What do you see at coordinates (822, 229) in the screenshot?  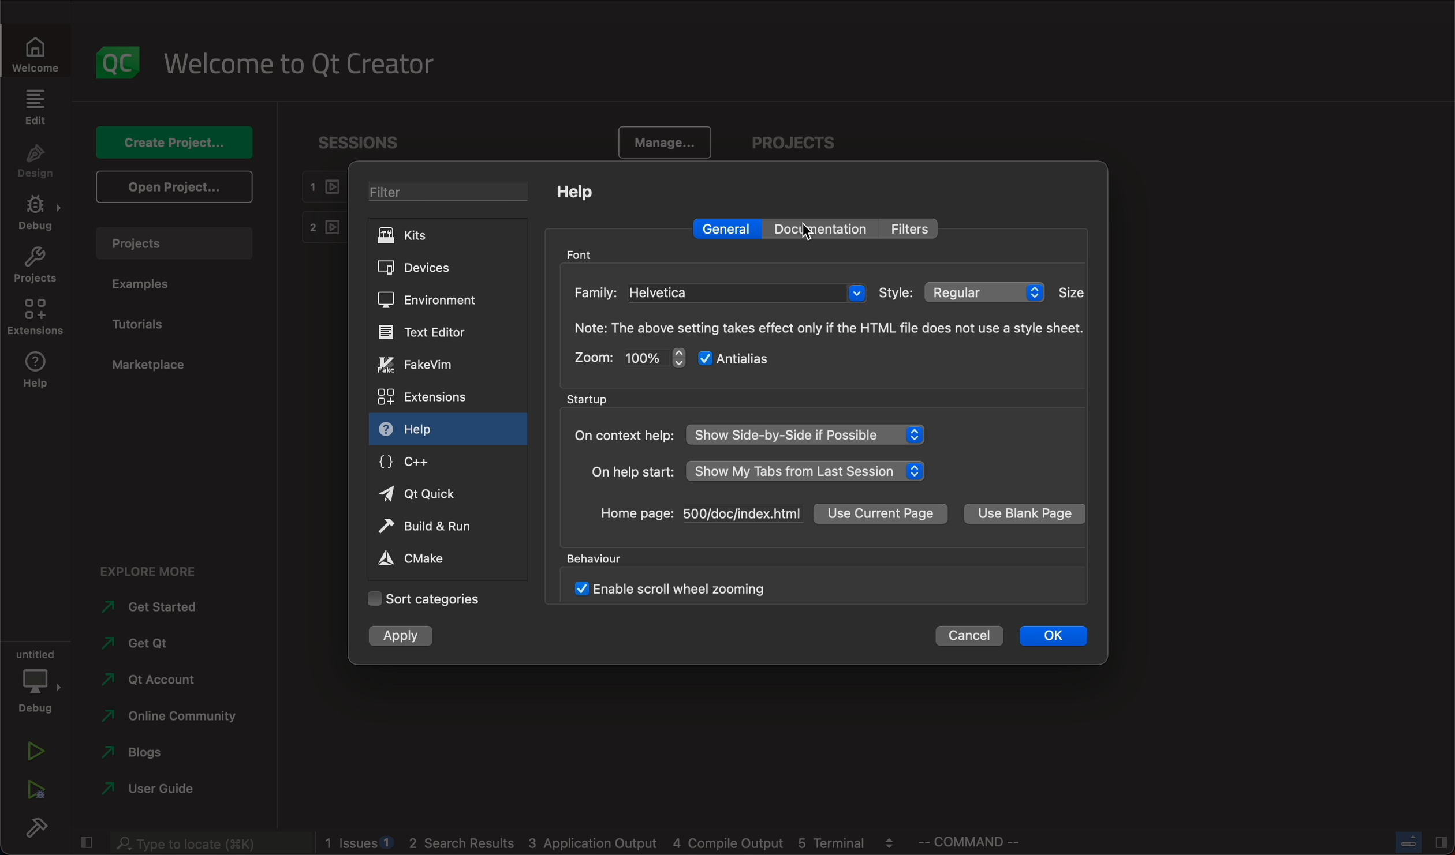 I see `documentation` at bounding box center [822, 229].